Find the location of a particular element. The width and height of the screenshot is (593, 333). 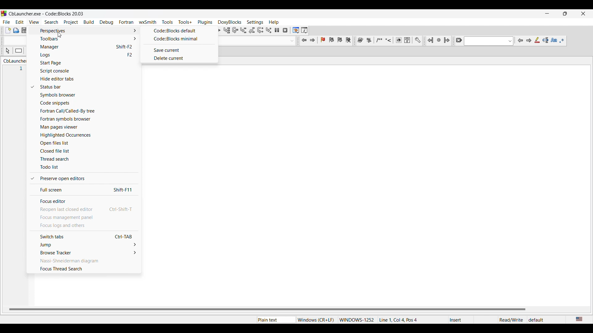

Open files list is located at coordinates (88, 143).